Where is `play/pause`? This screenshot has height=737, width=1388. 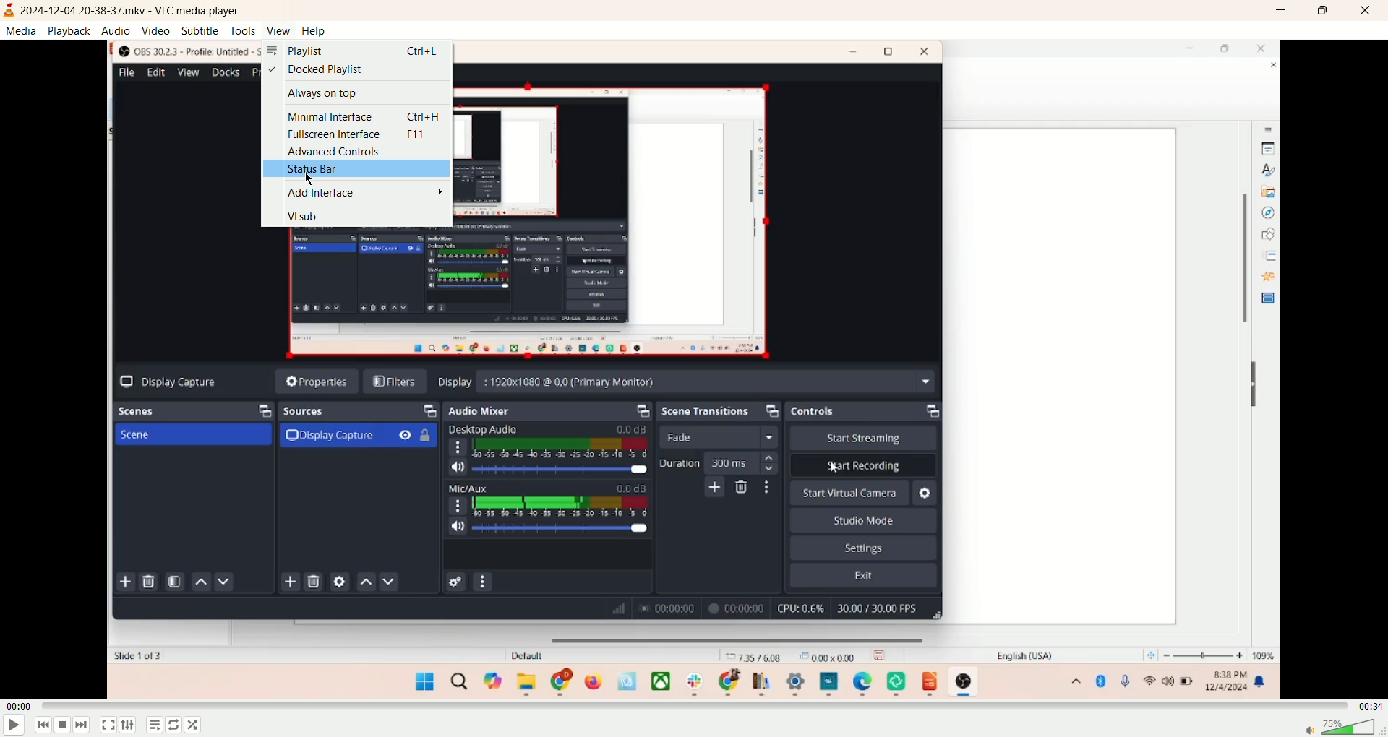
play/pause is located at coordinates (12, 725).